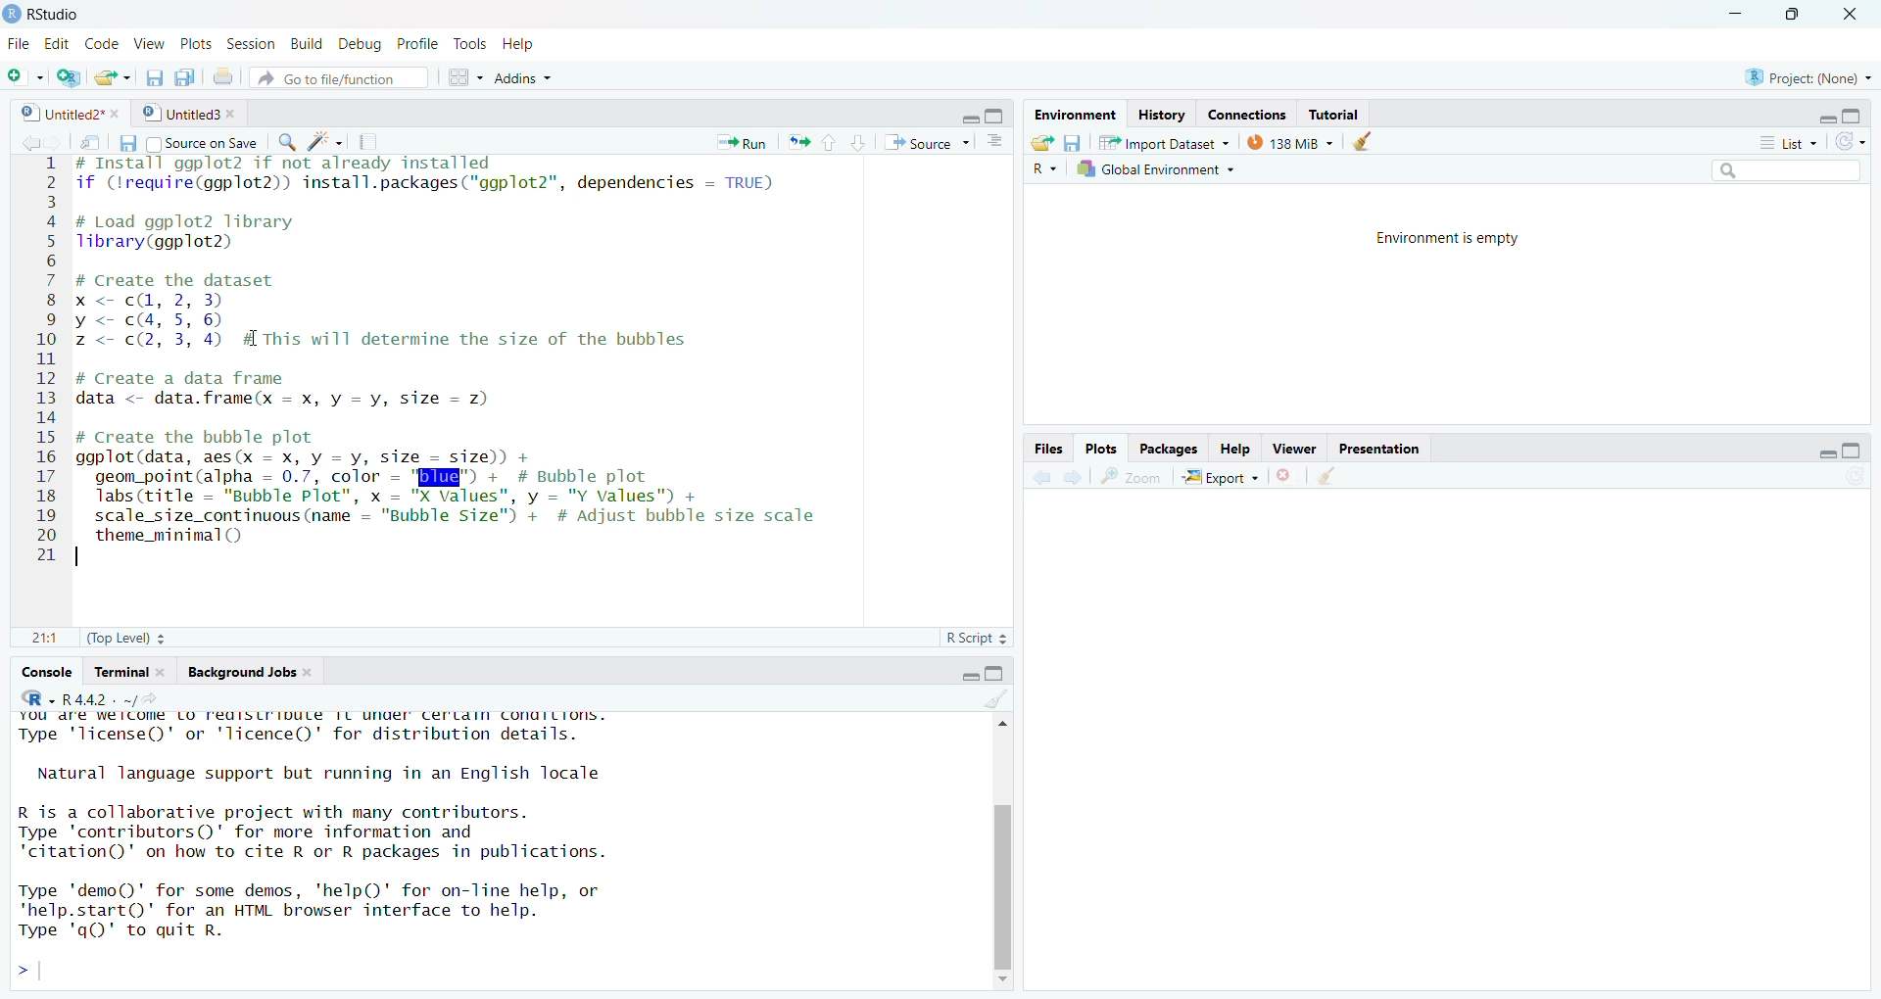 The image size is (1881, 999). What do you see at coordinates (67, 113) in the screenshot?
I see `Untitled2` at bounding box center [67, 113].